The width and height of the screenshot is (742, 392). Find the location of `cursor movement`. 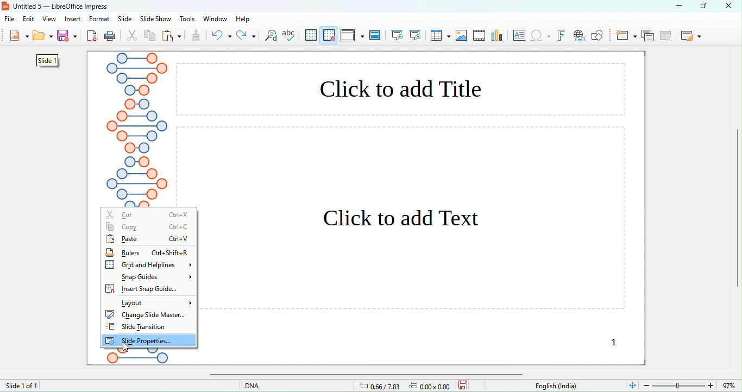

cursor movement is located at coordinates (127, 350).